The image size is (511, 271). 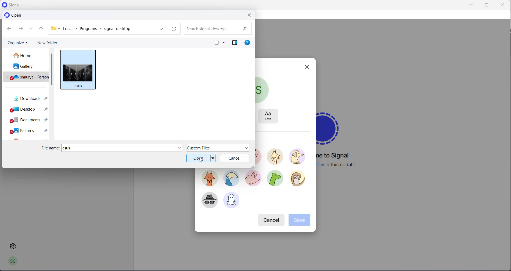 What do you see at coordinates (21, 29) in the screenshot?
I see `go forward` at bounding box center [21, 29].